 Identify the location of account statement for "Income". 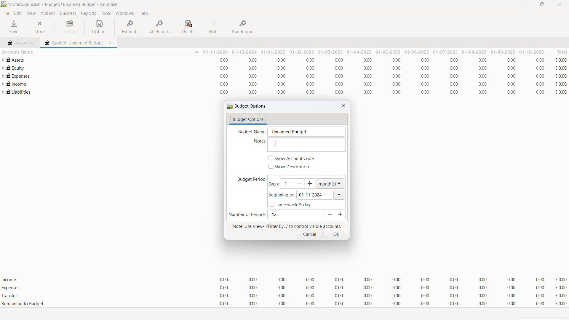
(288, 84).